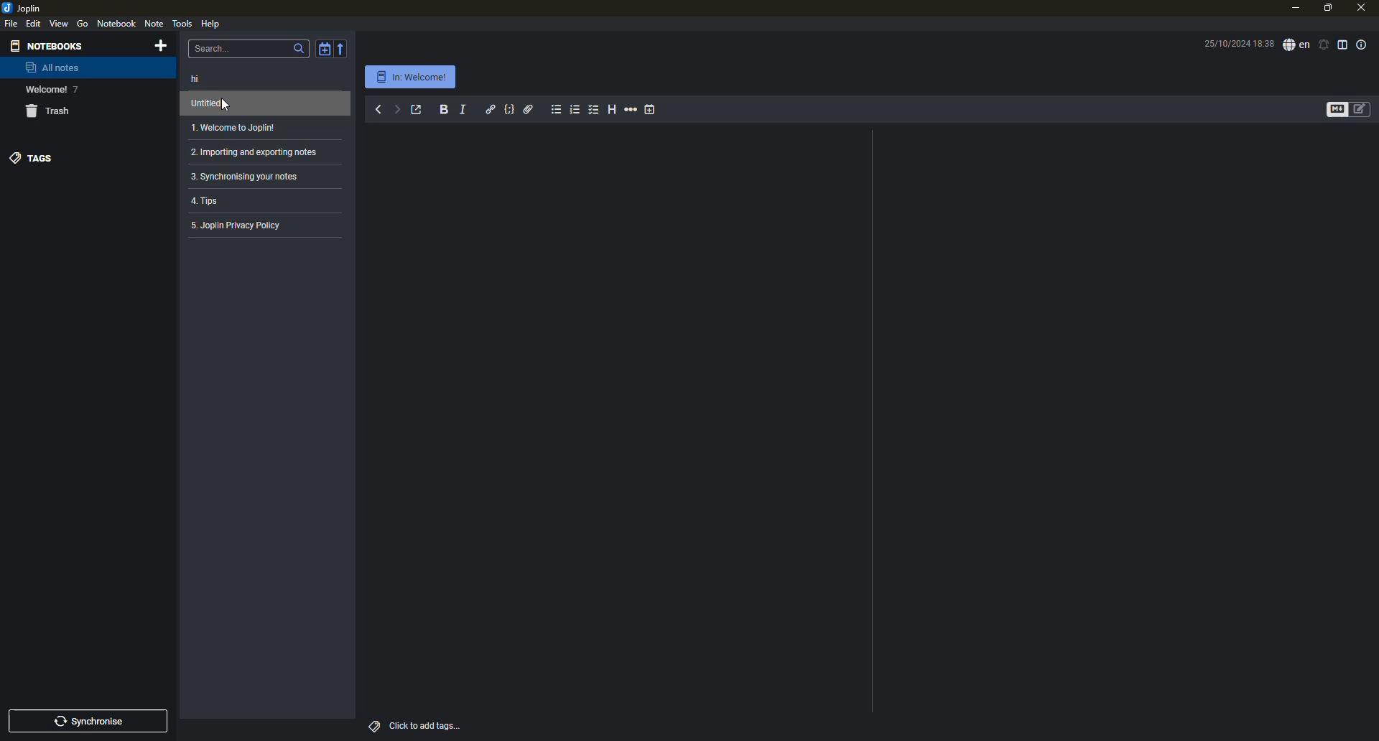  Describe the element at coordinates (510, 108) in the screenshot. I see `code` at that location.